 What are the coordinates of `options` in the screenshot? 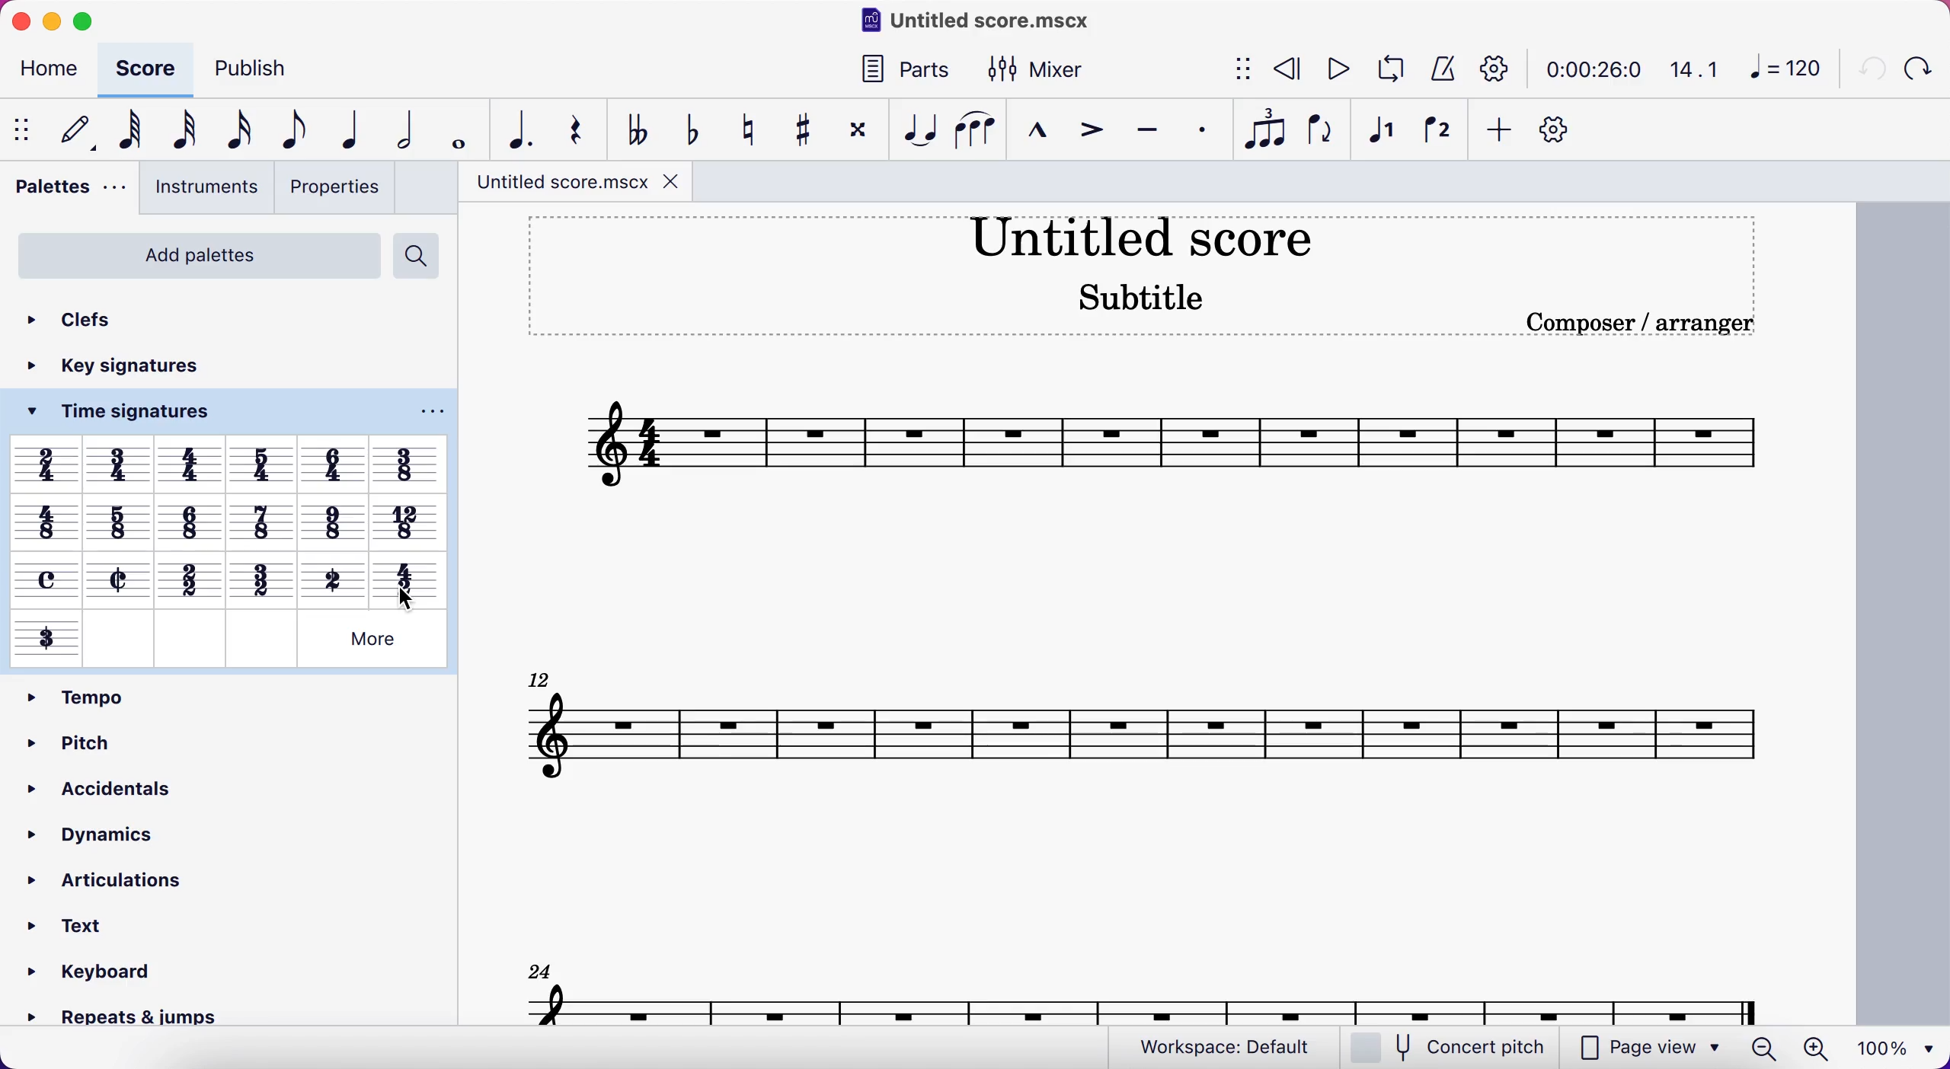 It's located at (426, 413).